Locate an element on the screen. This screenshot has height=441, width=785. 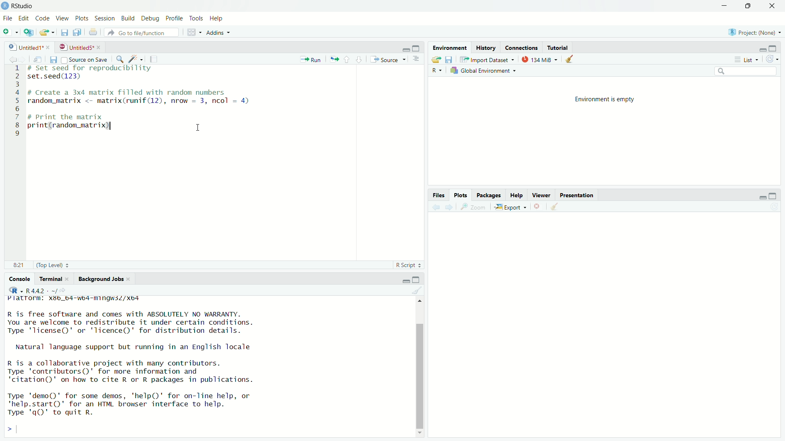
Help is located at coordinates (218, 20).